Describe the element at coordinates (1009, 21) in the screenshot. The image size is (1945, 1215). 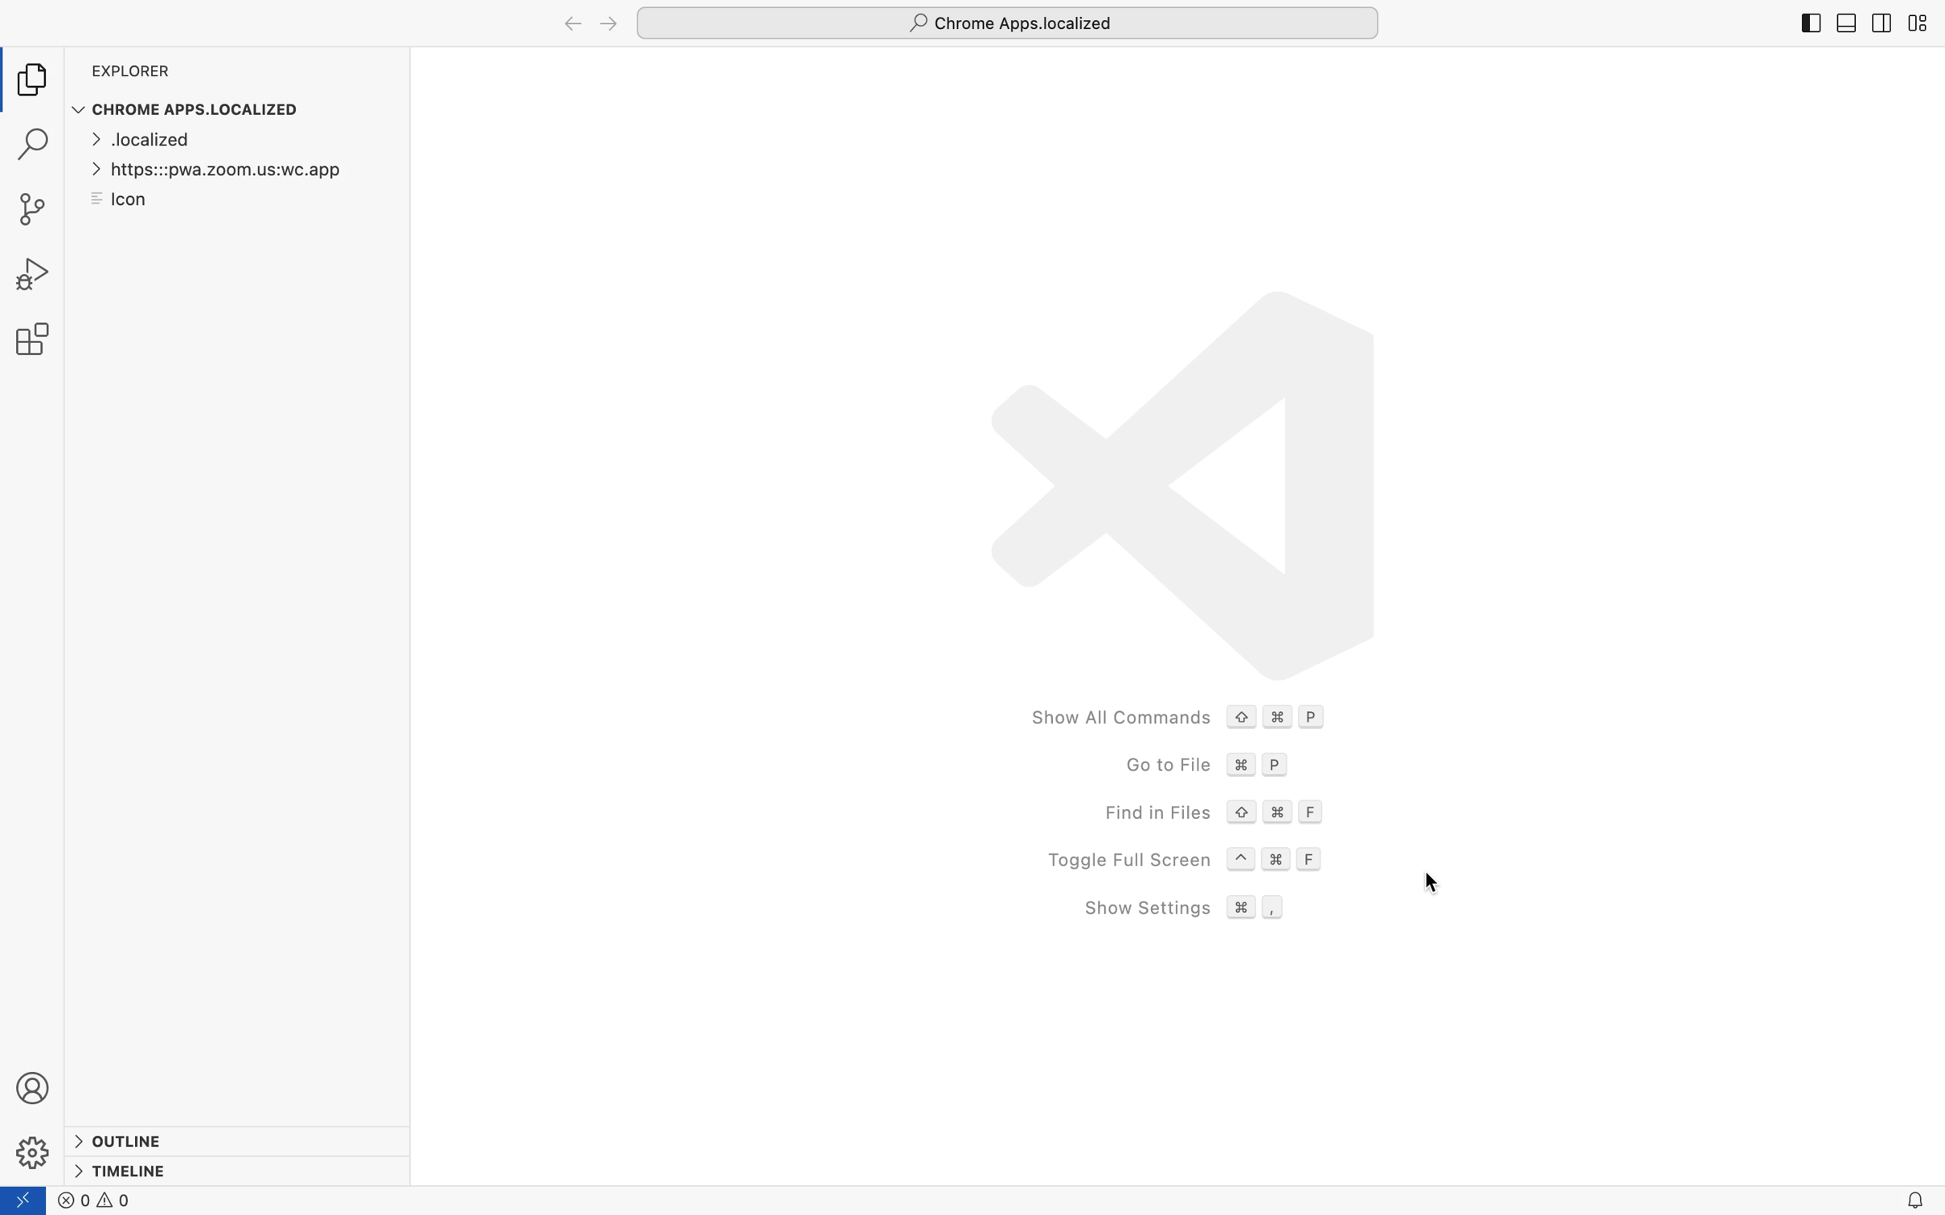
I see `folder name` at that location.